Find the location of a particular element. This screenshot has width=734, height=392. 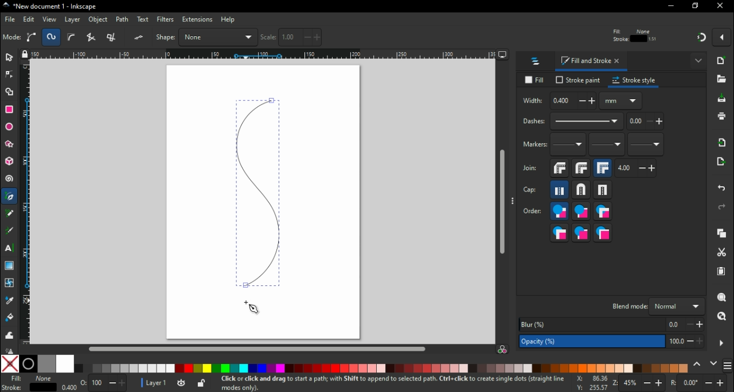

stroke, fill, markers is located at coordinates (580, 213).